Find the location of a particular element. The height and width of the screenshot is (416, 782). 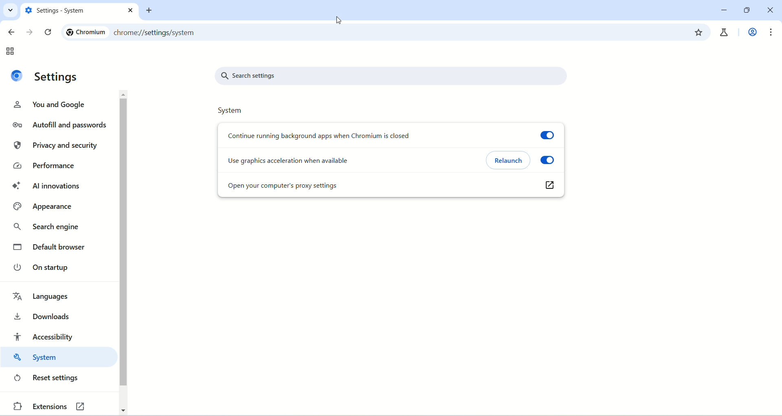

go back is located at coordinates (10, 33).